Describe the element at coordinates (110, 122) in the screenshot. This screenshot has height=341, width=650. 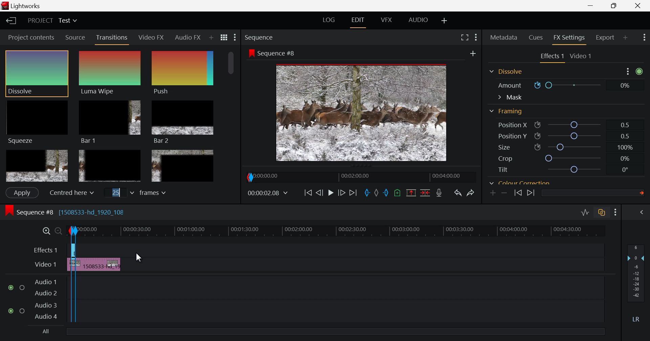
I see `Bar 1` at that location.